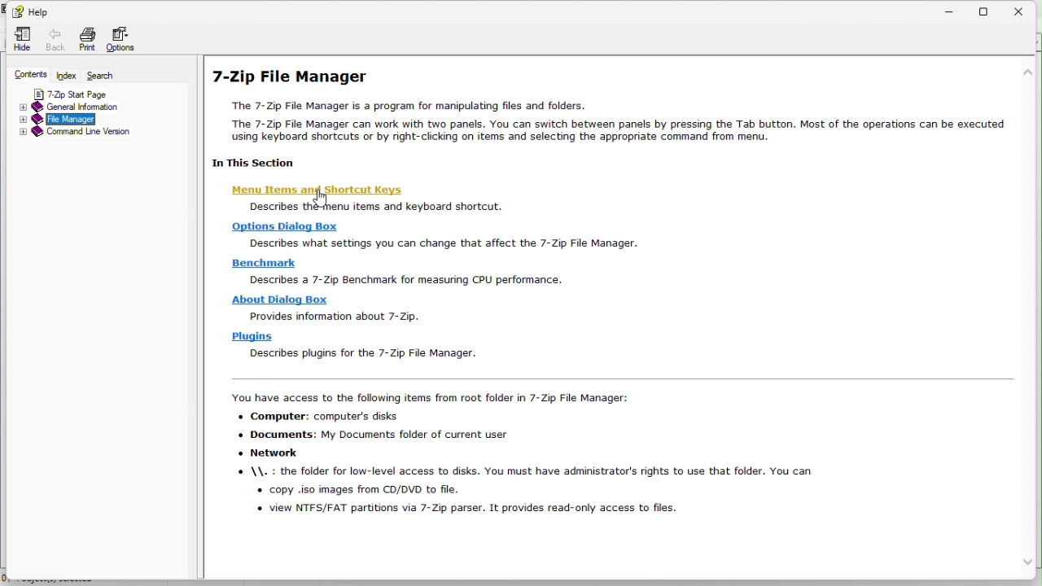 The height and width of the screenshot is (586, 1042). I want to click on describes plugins for the 7-zip File Manager, so click(358, 354).